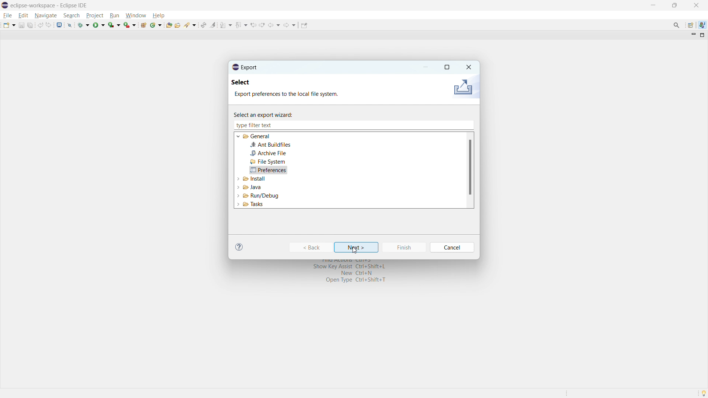 This screenshot has height=398, width=708. I want to click on view next location, so click(262, 25).